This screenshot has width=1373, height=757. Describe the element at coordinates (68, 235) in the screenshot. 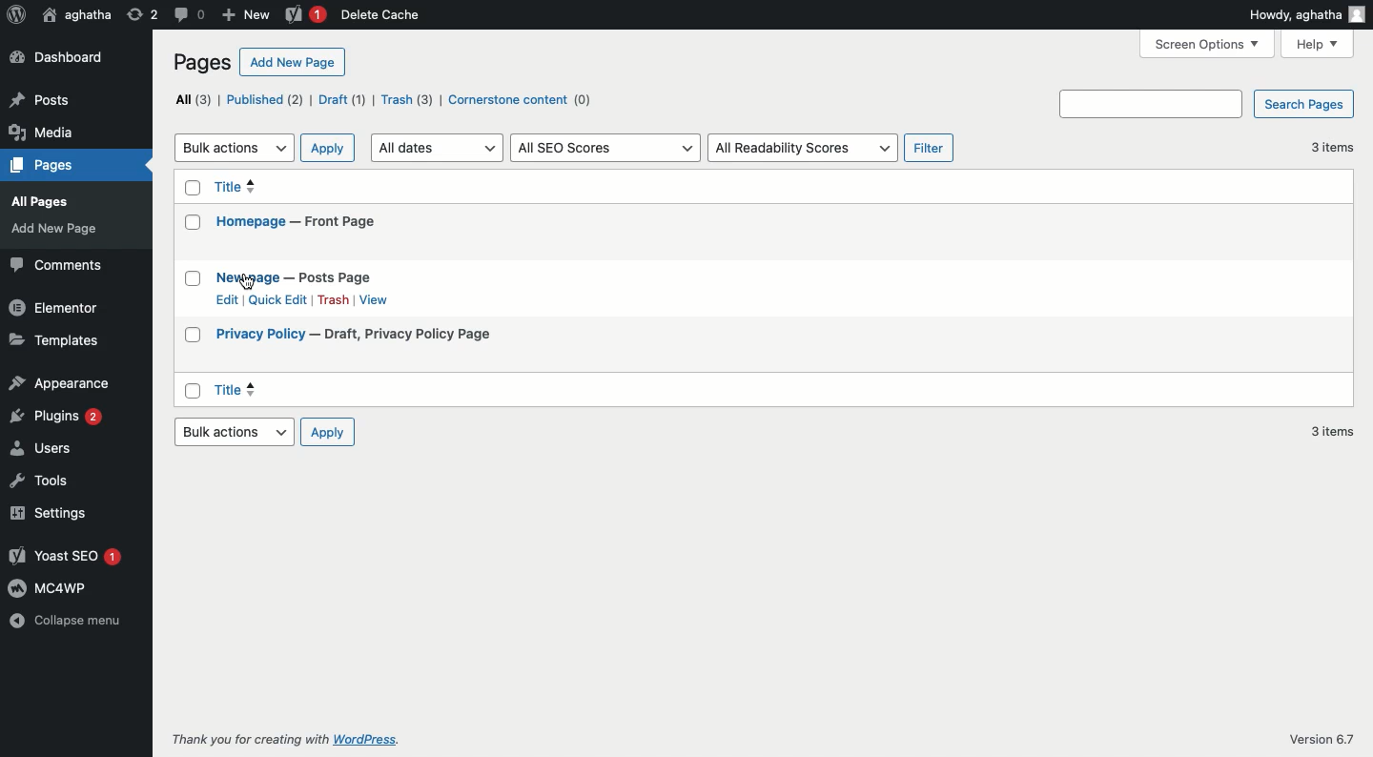

I see `Pages` at that location.